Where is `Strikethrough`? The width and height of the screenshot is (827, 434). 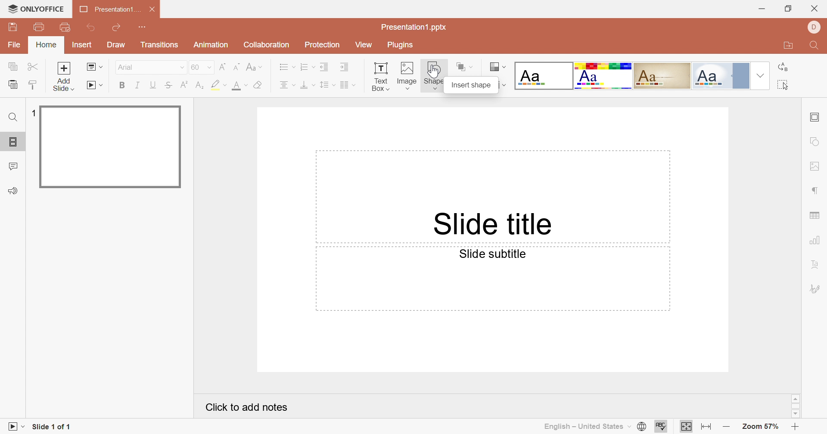
Strikethrough is located at coordinates (170, 86).